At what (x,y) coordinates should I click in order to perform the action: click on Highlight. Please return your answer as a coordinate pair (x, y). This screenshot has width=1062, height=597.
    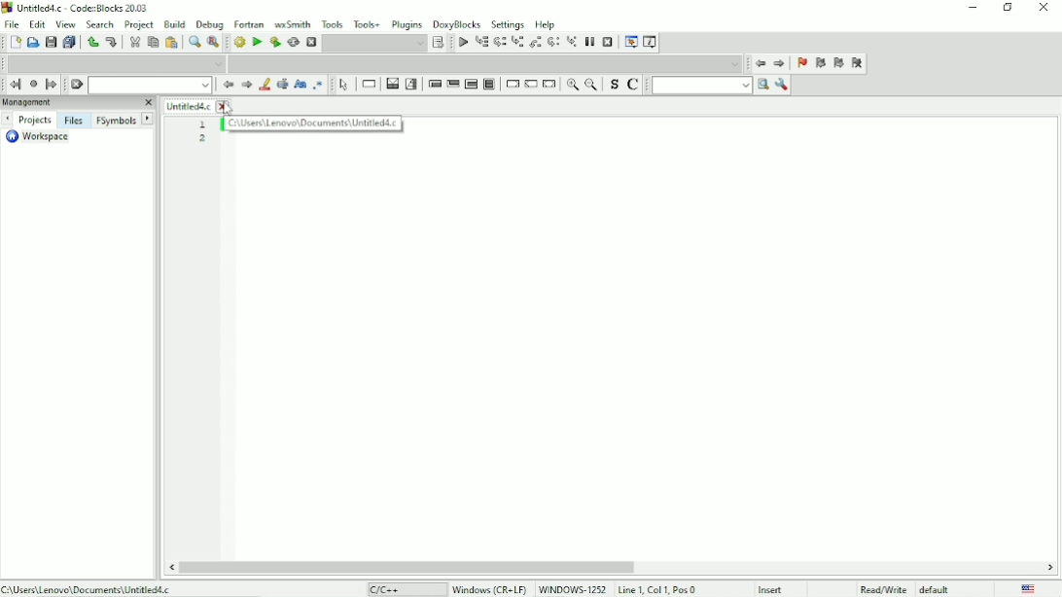
    Looking at the image, I should click on (265, 85).